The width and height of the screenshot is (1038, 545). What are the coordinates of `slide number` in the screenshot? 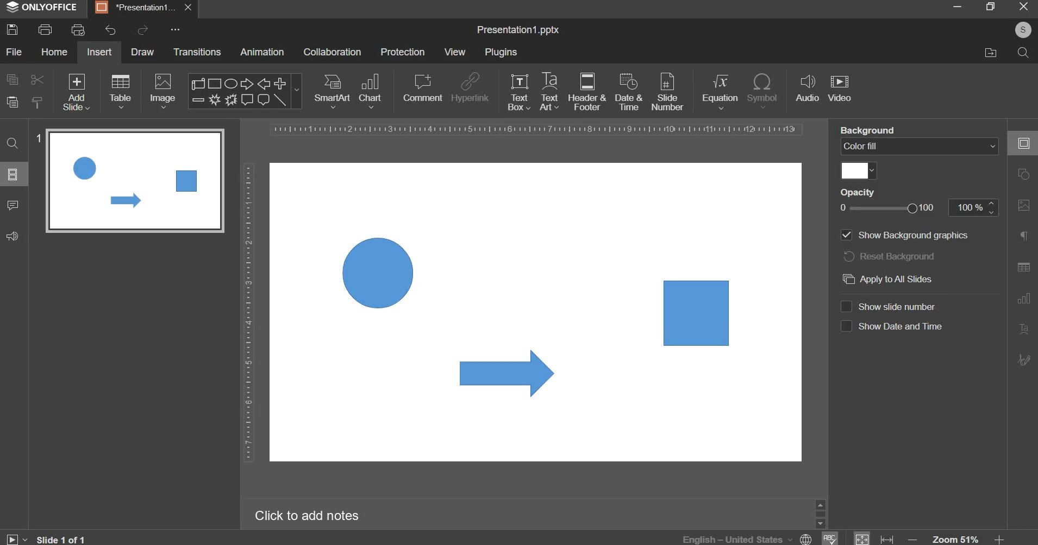 It's located at (667, 91).